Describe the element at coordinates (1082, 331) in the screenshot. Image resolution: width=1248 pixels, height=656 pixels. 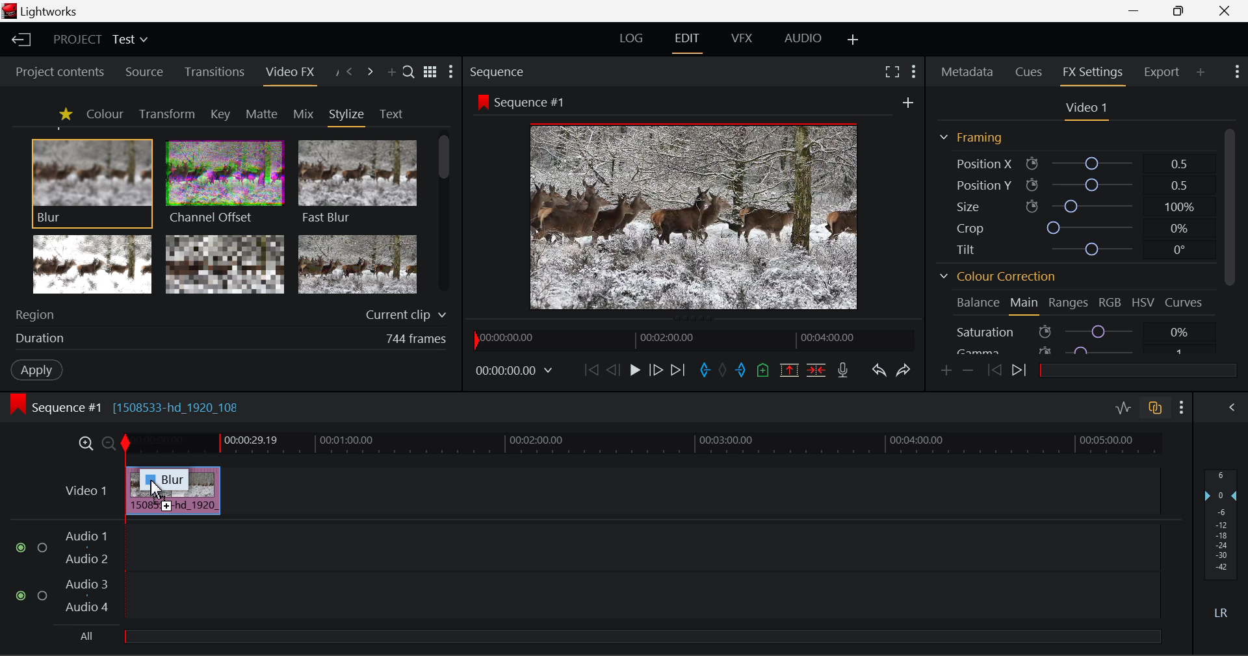
I see `Saturation` at that location.